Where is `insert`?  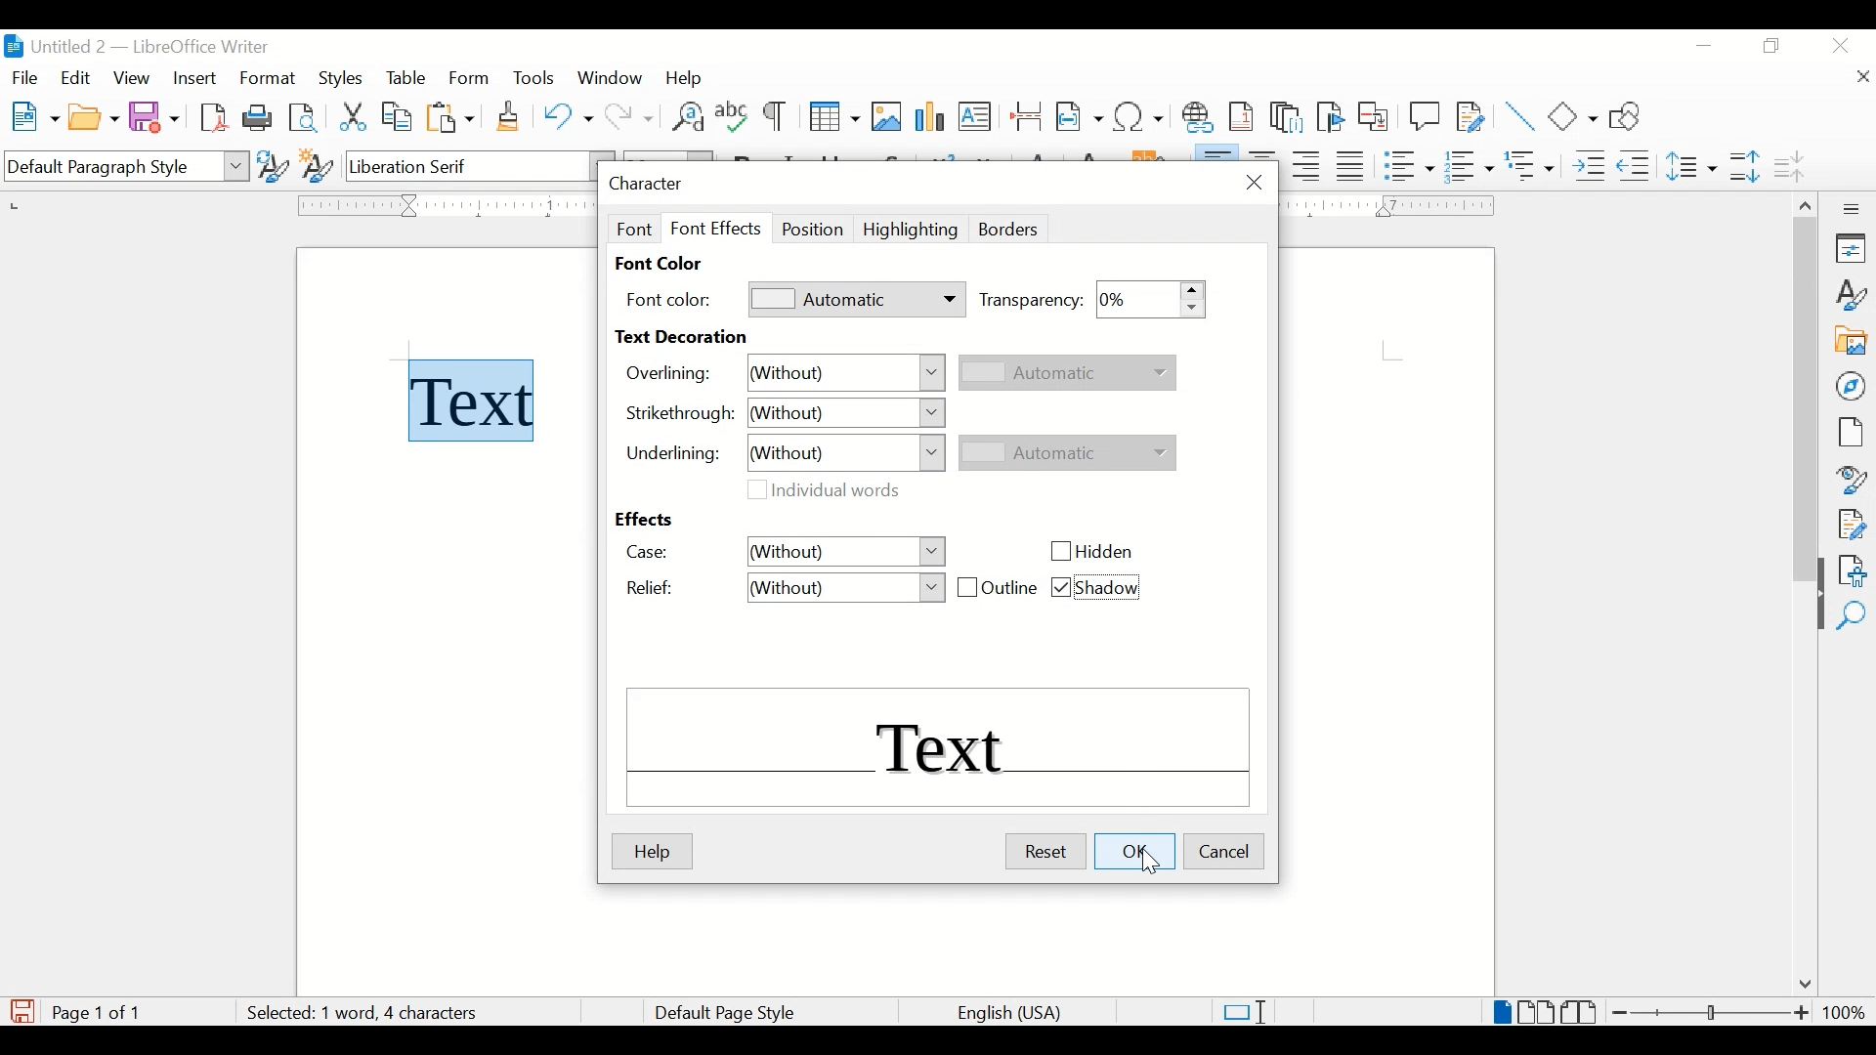 insert is located at coordinates (193, 78).